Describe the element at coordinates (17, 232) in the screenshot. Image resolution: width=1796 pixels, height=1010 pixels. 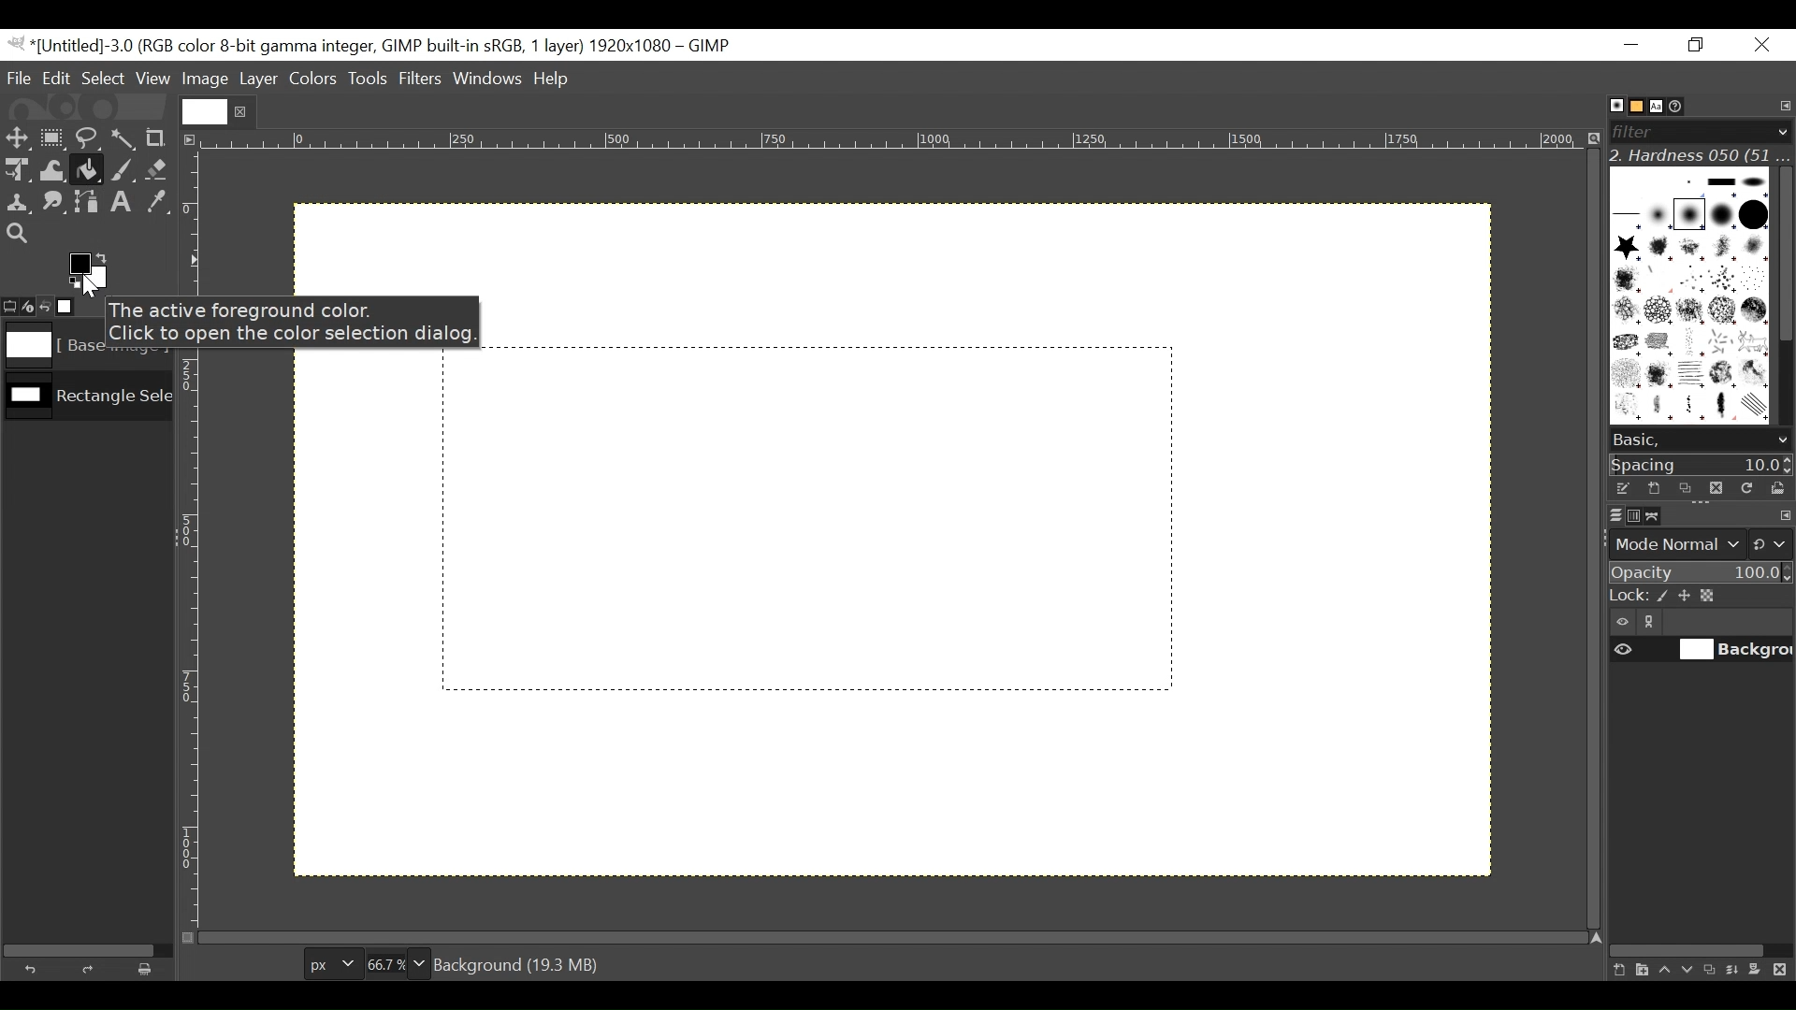
I see `Zoom tool` at that location.